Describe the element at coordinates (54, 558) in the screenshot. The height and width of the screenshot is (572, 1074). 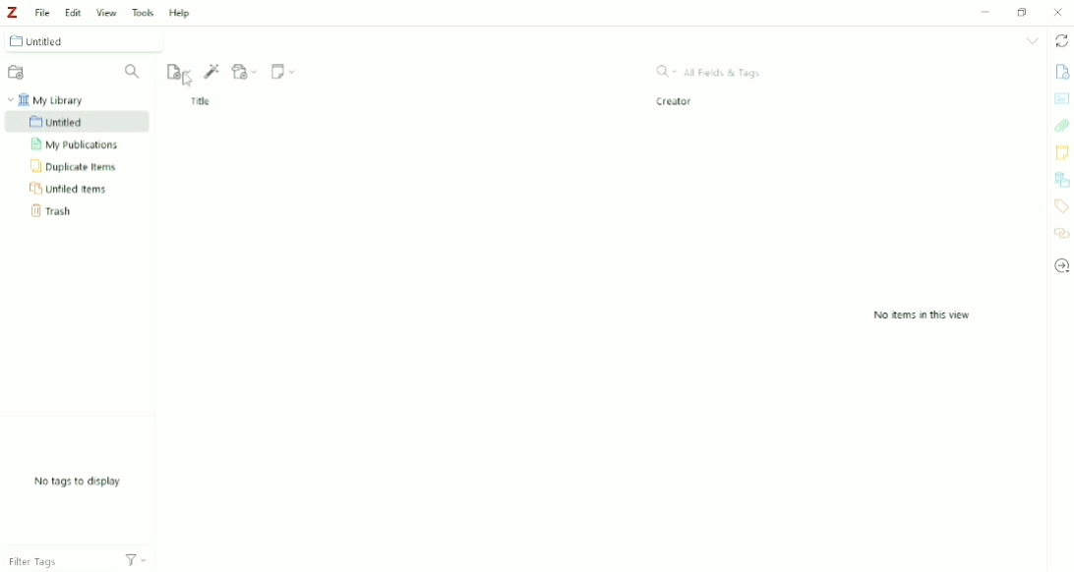
I see `Filter Tags` at that location.